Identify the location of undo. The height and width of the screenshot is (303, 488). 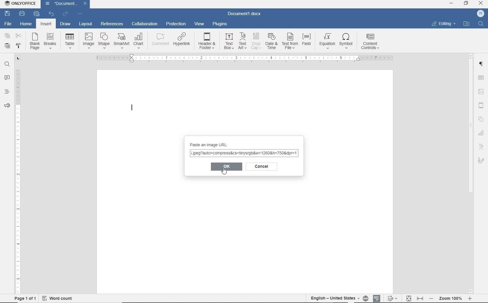
(51, 14).